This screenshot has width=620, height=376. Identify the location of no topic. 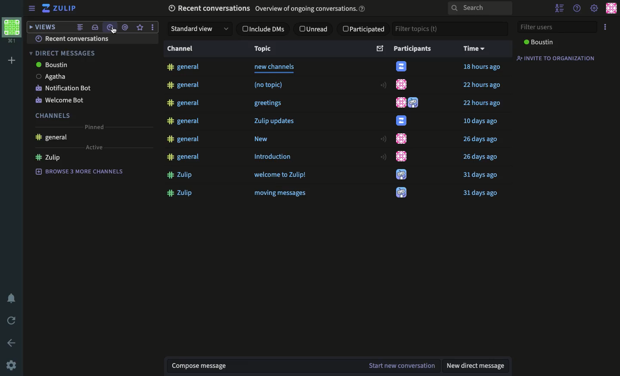
(274, 85).